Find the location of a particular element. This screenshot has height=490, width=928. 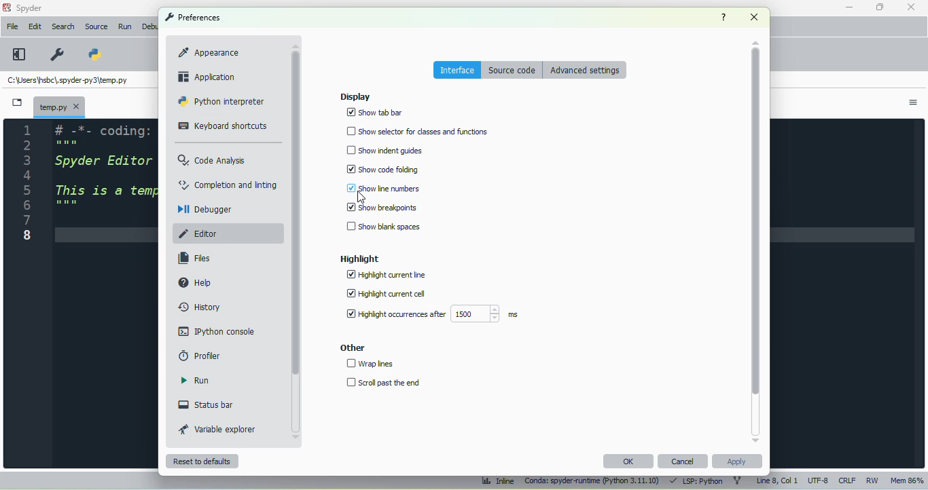

run is located at coordinates (126, 27).